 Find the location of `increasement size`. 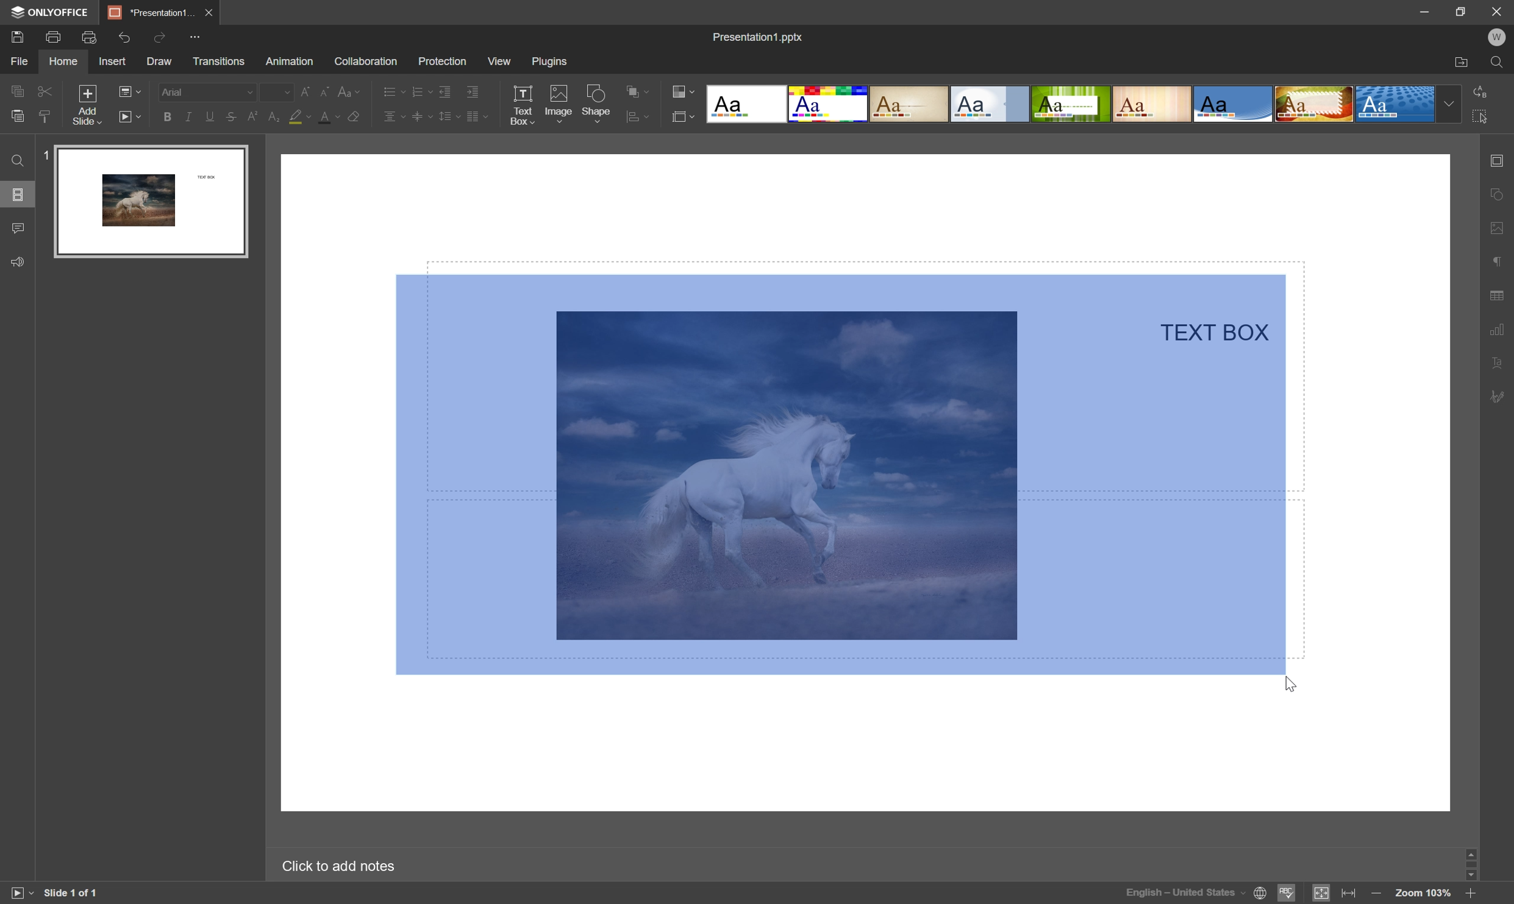

increasement size is located at coordinates (308, 92).